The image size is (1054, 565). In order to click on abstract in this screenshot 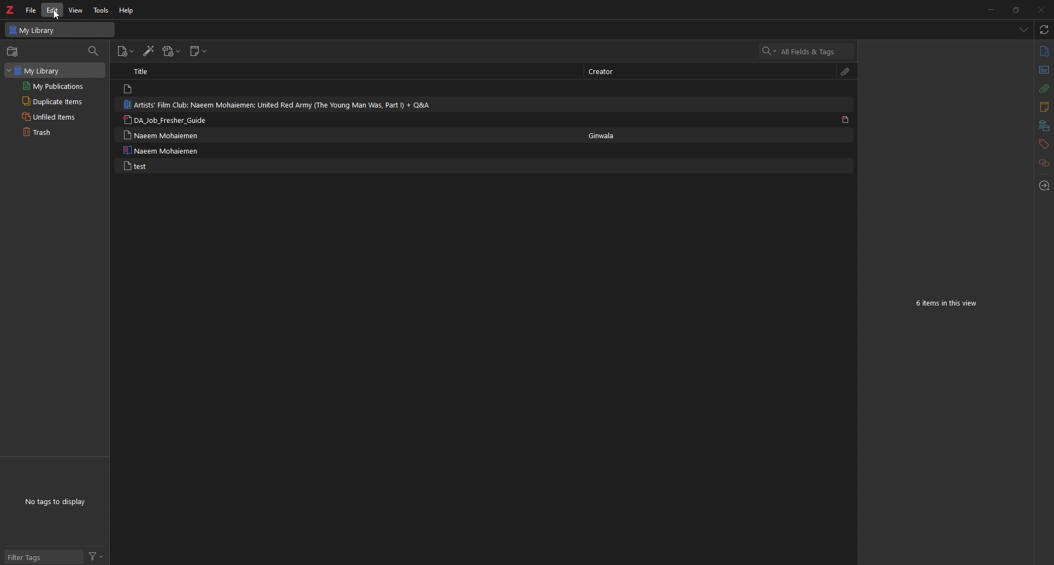, I will do `click(1043, 70)`.